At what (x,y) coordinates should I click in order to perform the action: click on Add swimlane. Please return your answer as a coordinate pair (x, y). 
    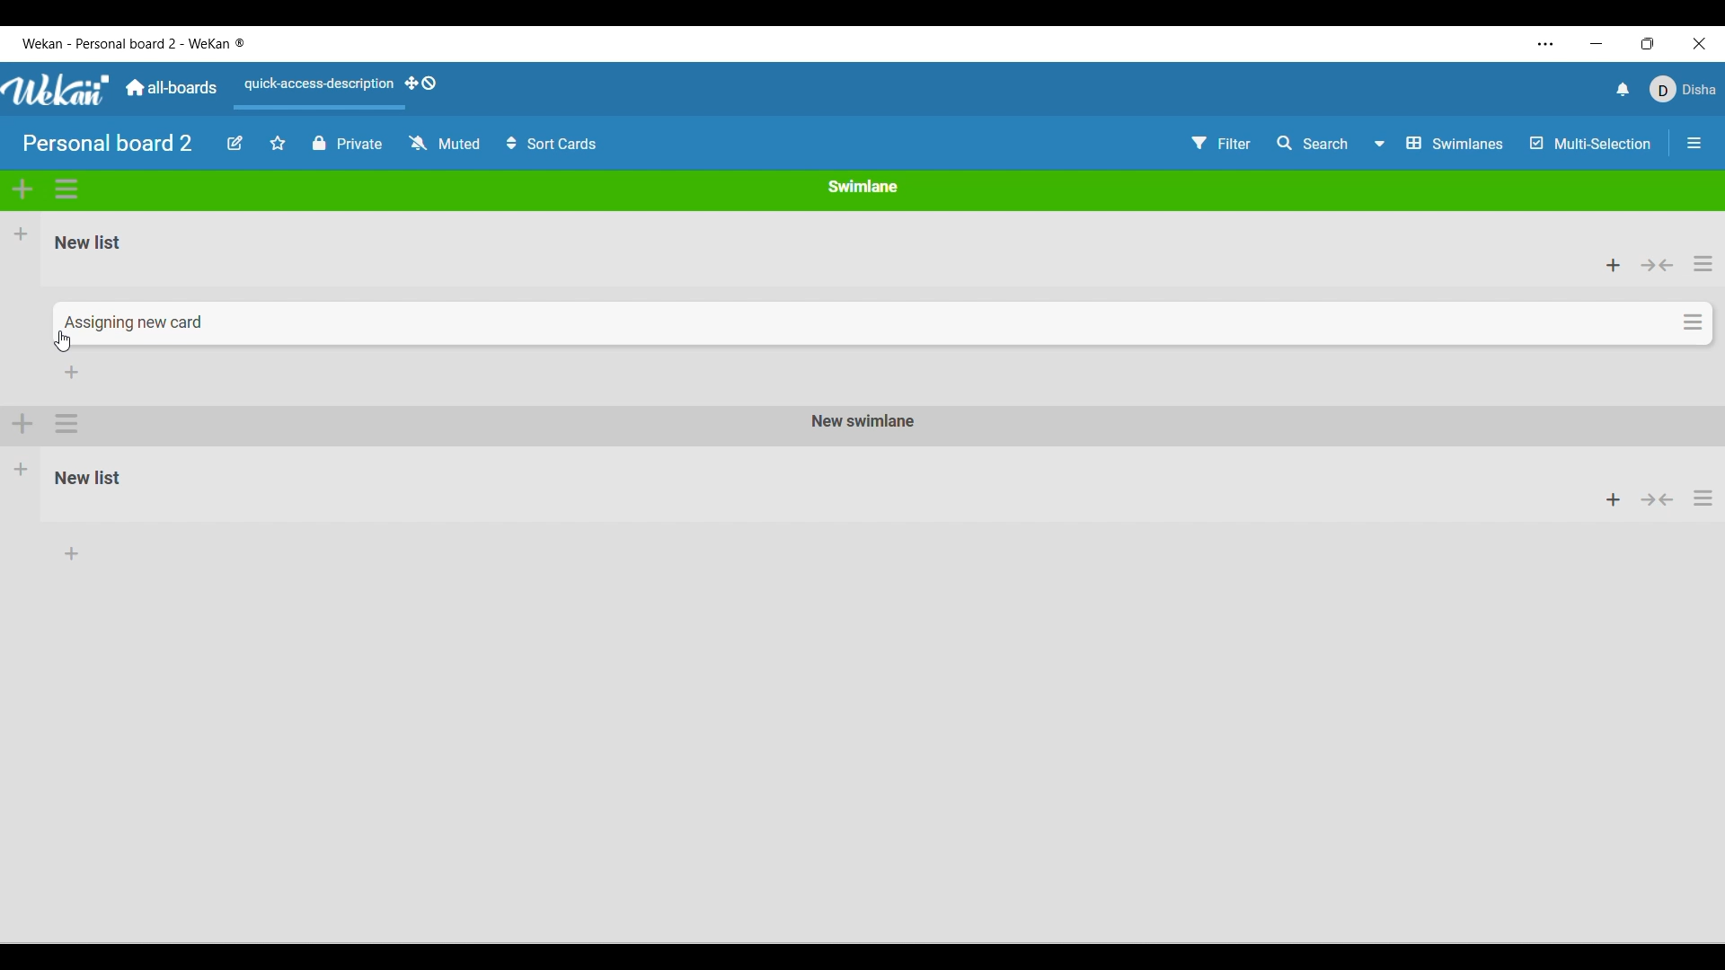
    Looking at the image, I should click on (23, 189).